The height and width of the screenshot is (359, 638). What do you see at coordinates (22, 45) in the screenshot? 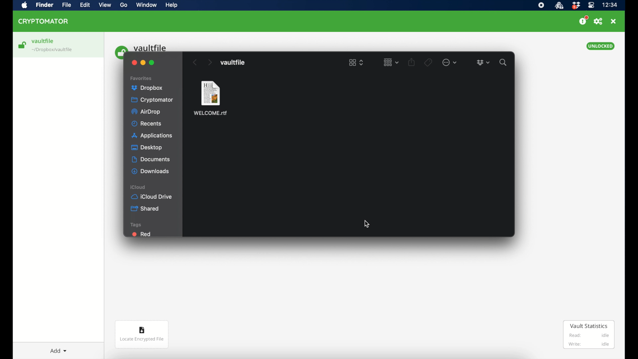
I see `loading icon` at bounding box center [22, 45].